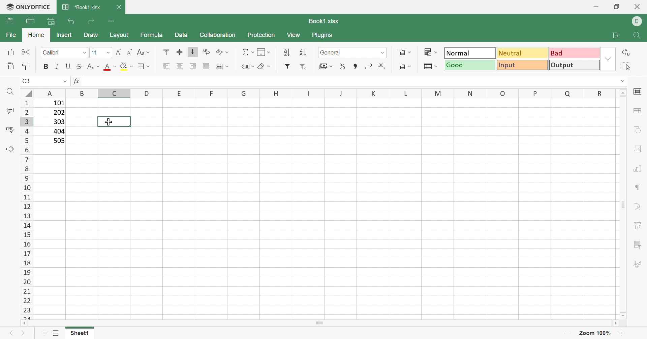 Image resolution: width=647 pixels, height=339 pixels. I want to click on Normal, so click(469, 52).